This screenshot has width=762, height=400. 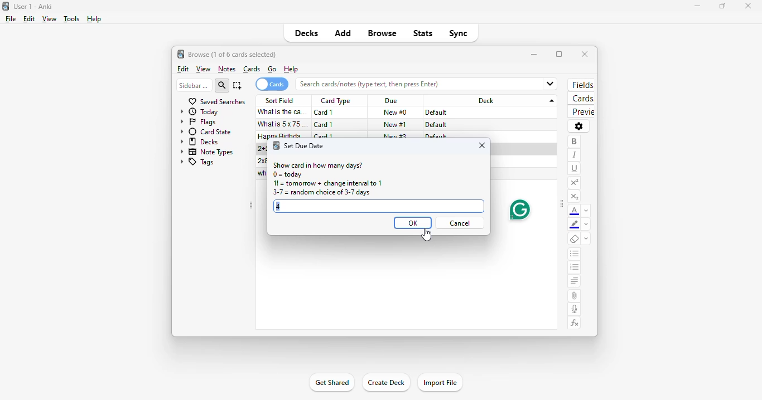 What do you see at coordinates (200, 142) in the screenshot?
I see `decks` at bounding box center [200, 142].